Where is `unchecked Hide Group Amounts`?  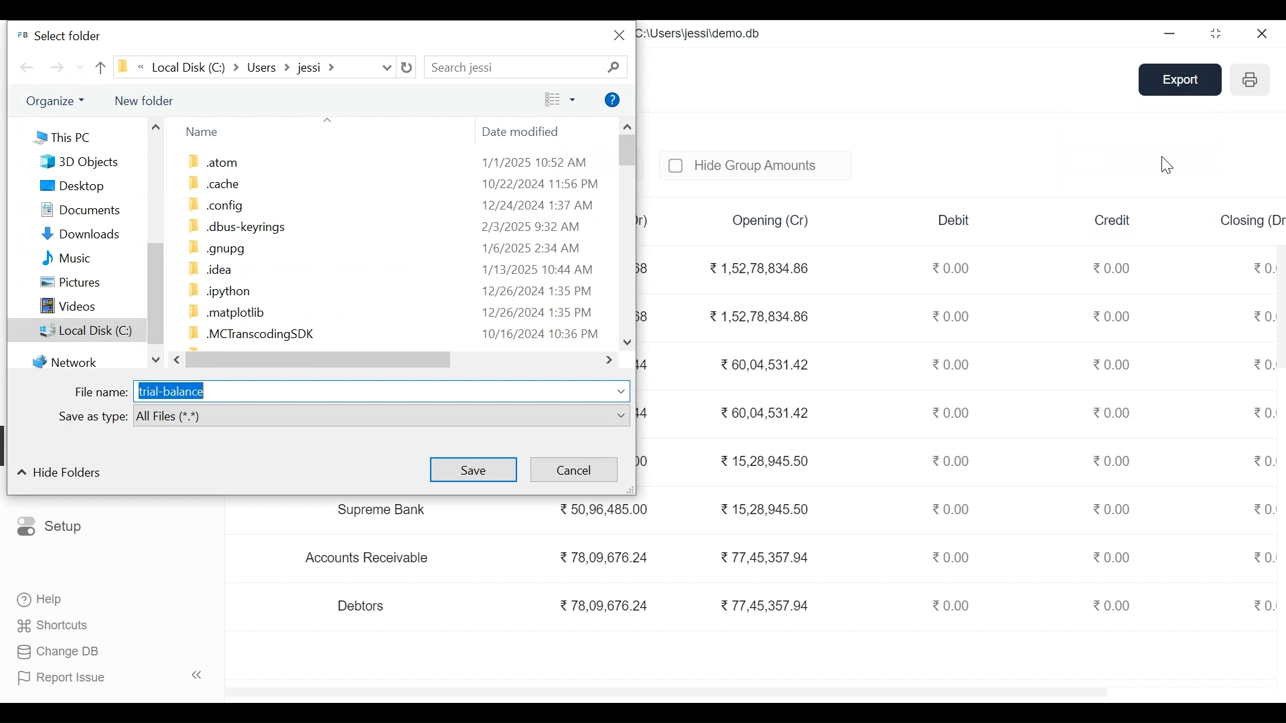 unchecked Hide Group Amounts is located at coordinates (753, 165).